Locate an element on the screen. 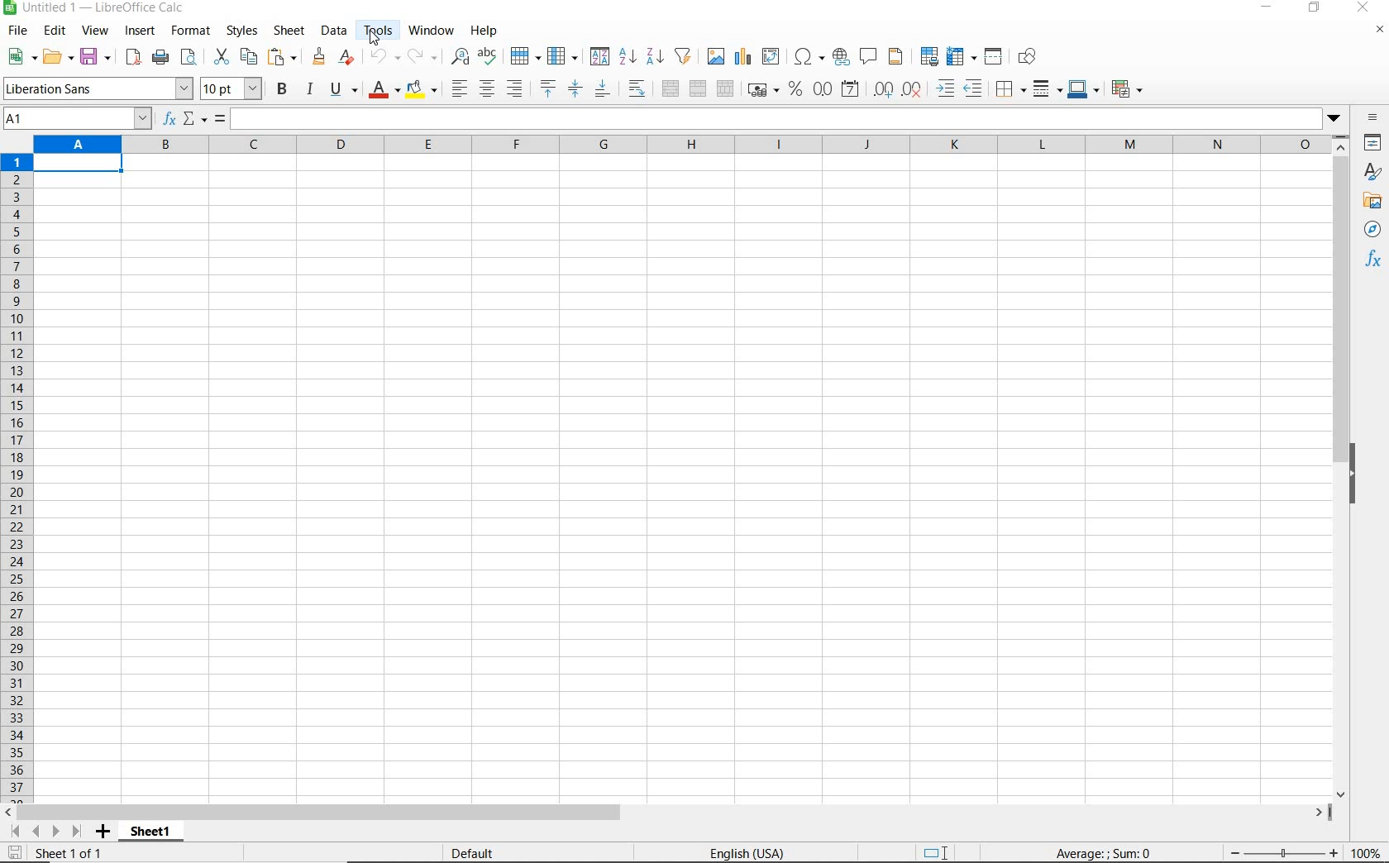 The height and width of the screenshot is (863, 1389). HIDE is located at coordinates (1353, 474).